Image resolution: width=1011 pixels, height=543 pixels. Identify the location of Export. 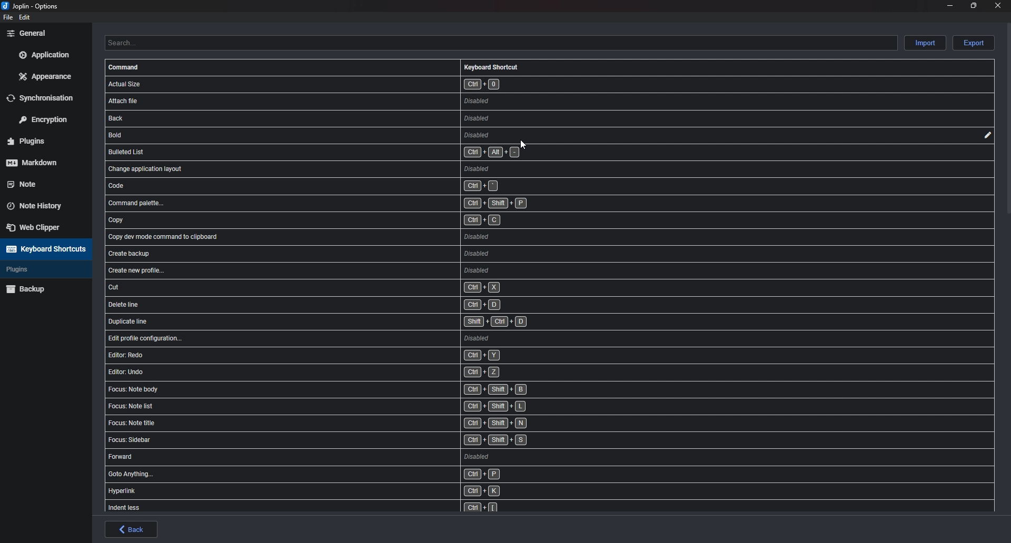
(974, 43).